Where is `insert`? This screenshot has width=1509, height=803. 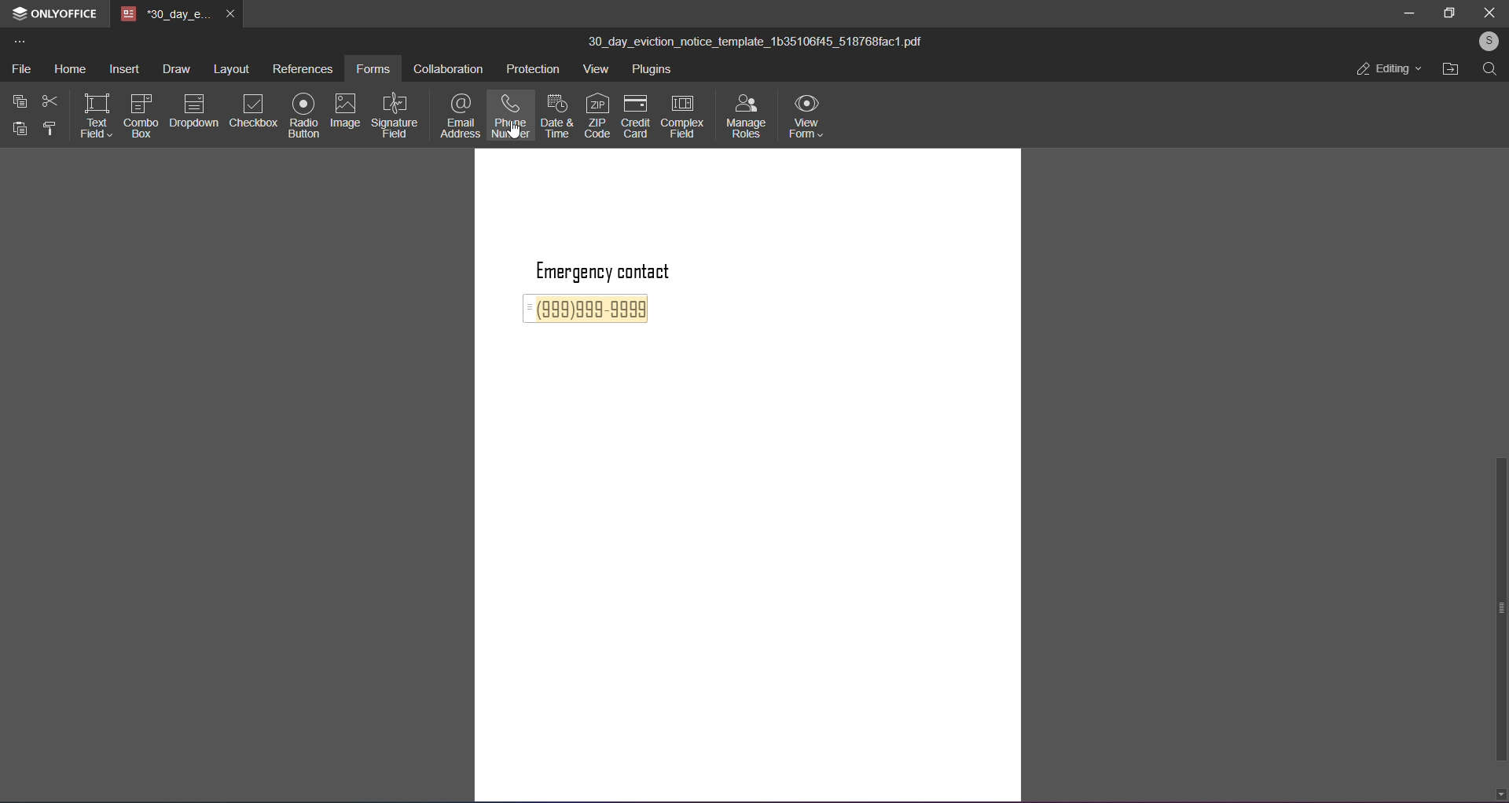 insert is located at coordinates (121, 71).